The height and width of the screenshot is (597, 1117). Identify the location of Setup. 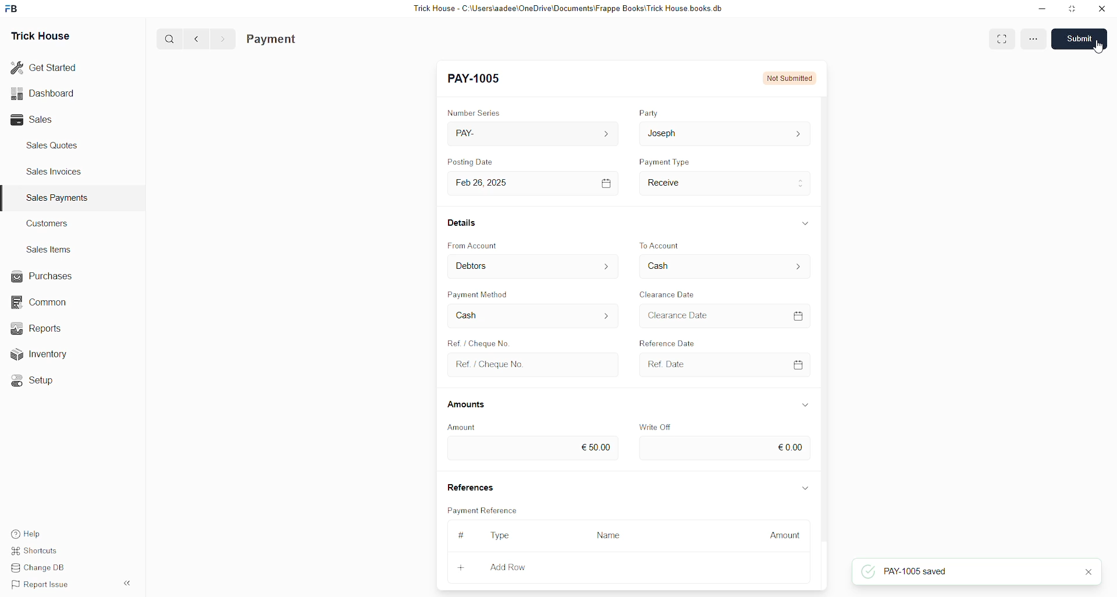
(38, 382).